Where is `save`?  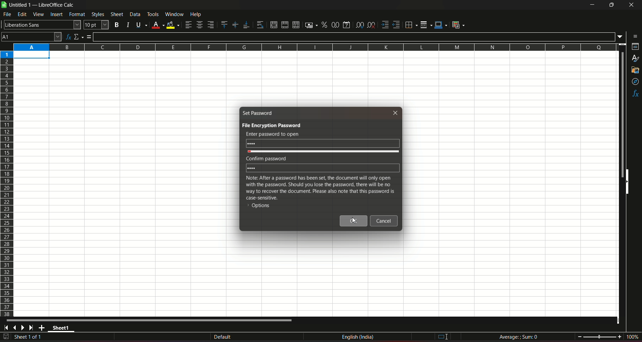 save is located at coordinates (6, 337).